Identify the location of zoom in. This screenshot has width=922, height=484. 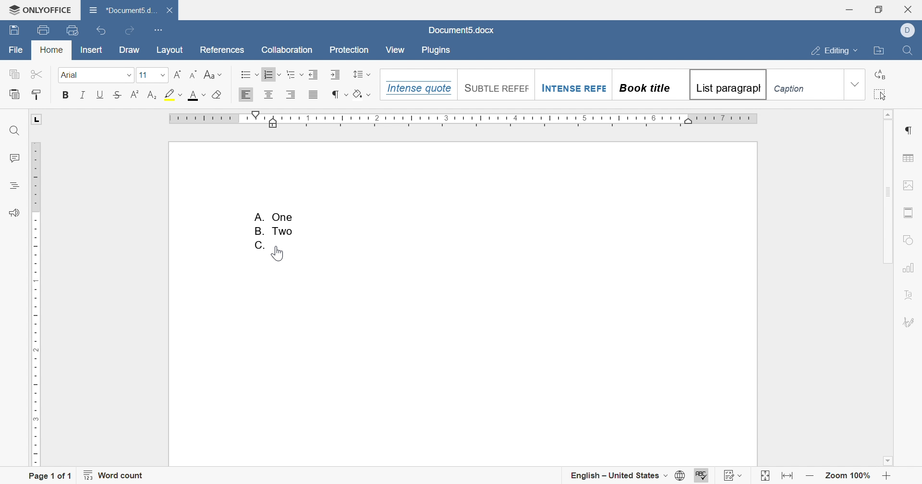
(887, 477).